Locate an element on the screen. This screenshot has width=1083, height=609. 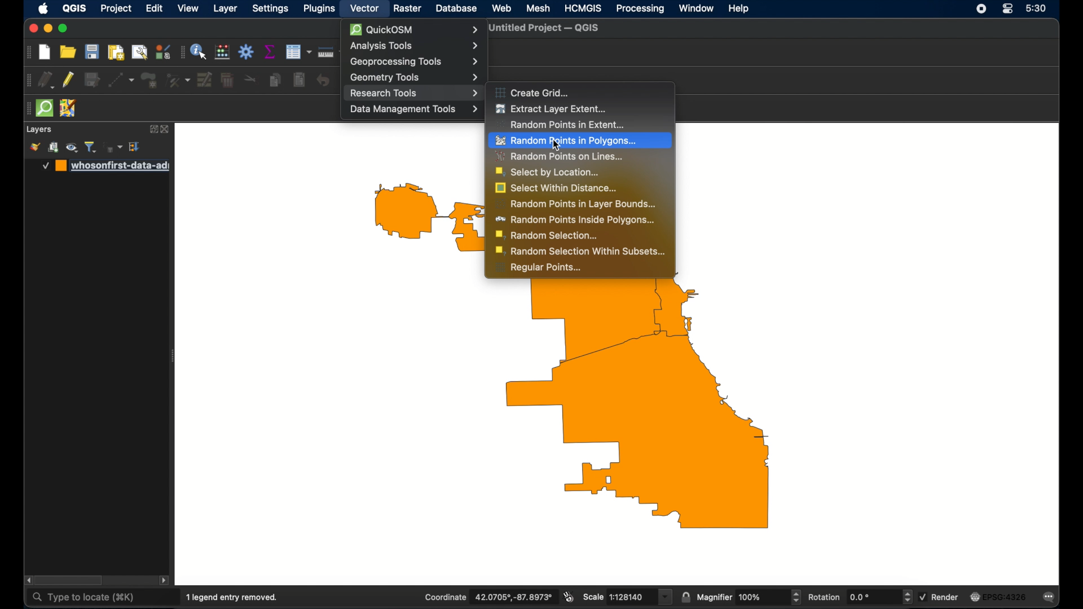
web is located at coordinates (501, 8).